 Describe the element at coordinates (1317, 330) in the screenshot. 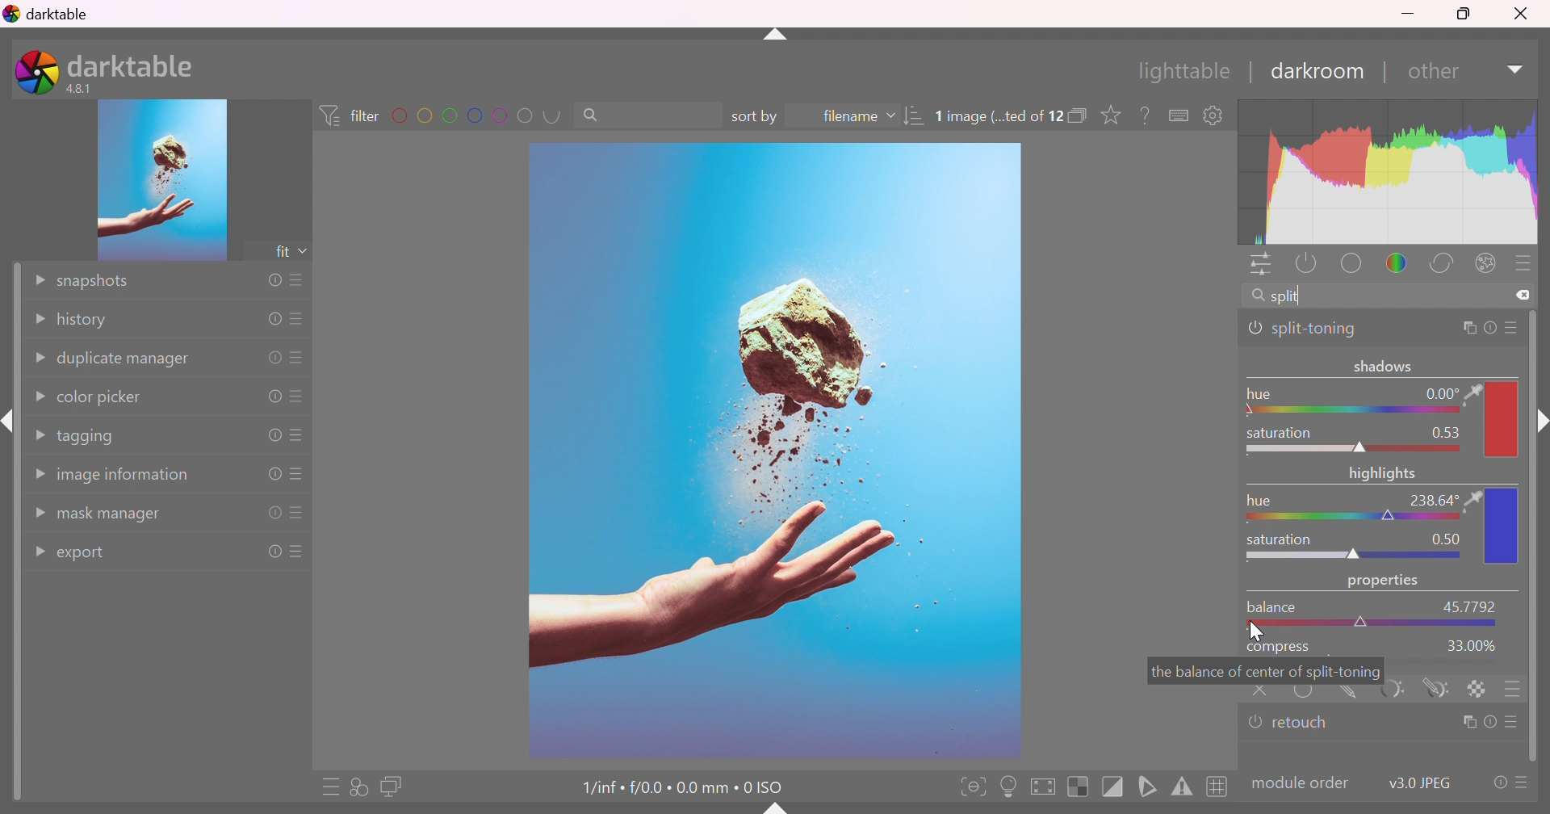

I see `split-toning` at that location.